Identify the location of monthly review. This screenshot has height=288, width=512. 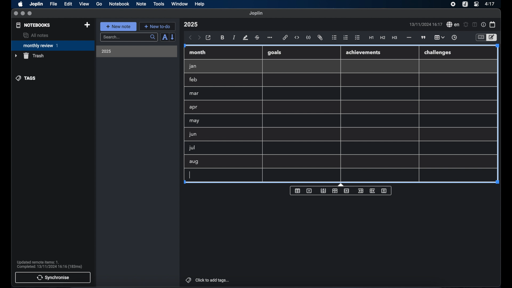
(53, 45).